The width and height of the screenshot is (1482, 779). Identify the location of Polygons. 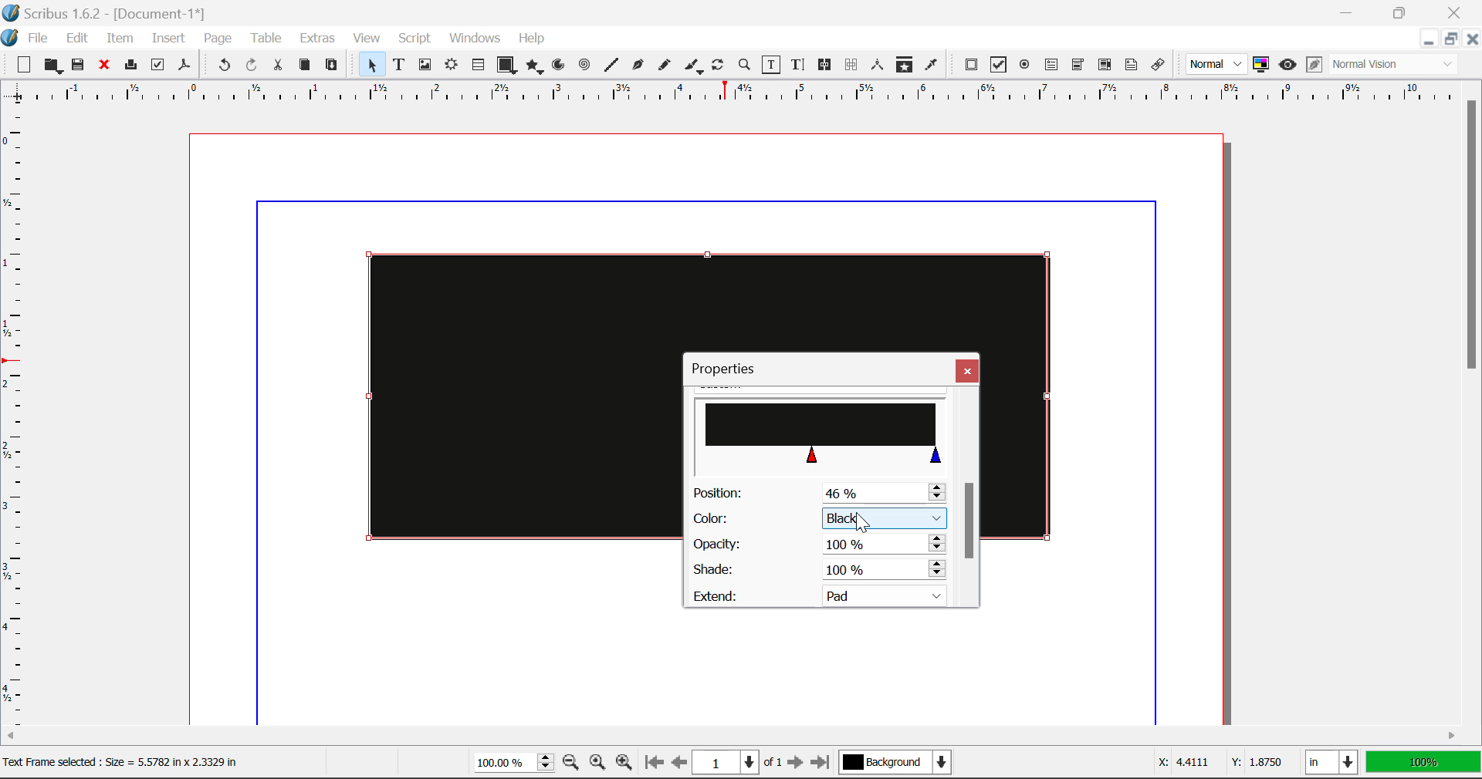
(534, 68).